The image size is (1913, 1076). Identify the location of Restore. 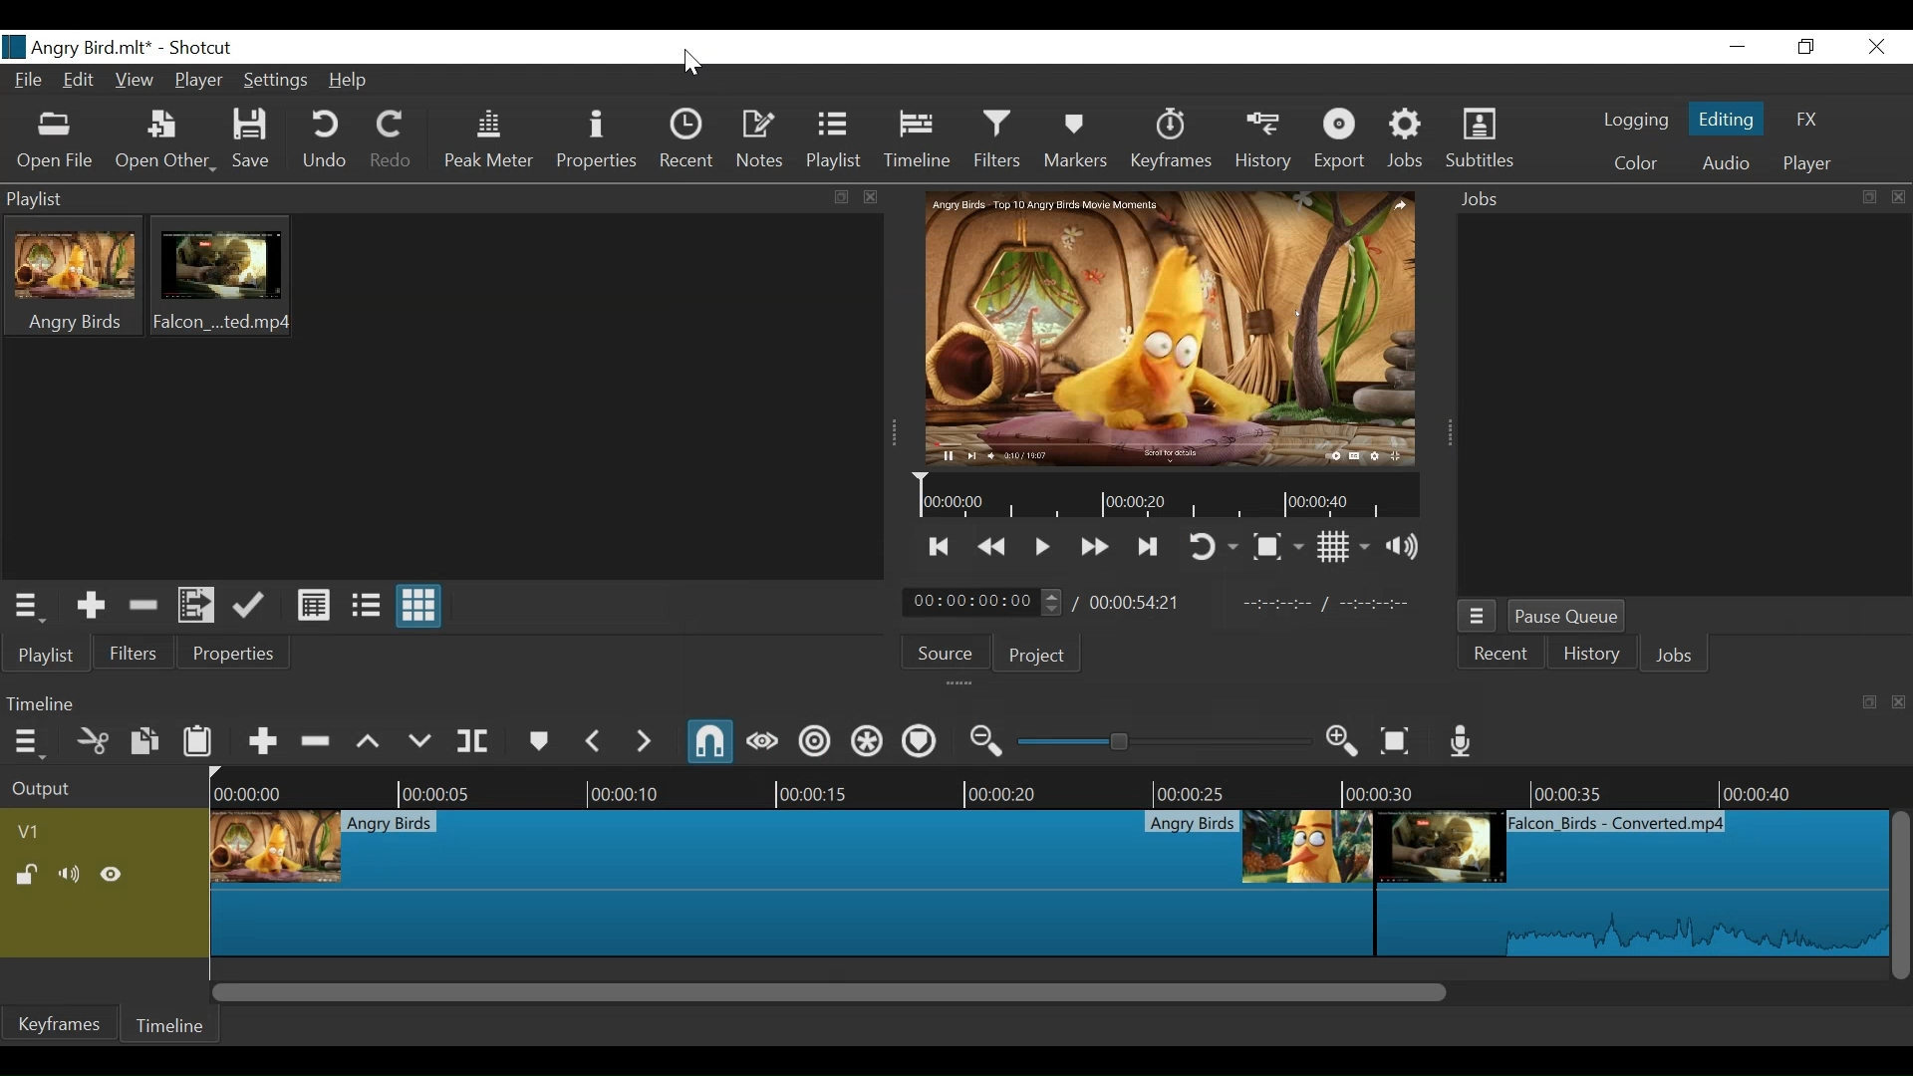
(1803, 47).